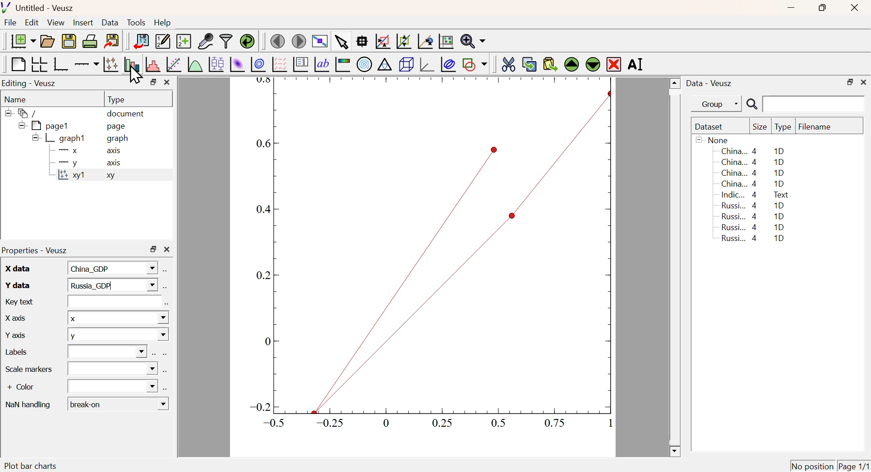 This screenshot has height=472, width=871. I want to click on Select using dataset Browser, so click(166, 305).